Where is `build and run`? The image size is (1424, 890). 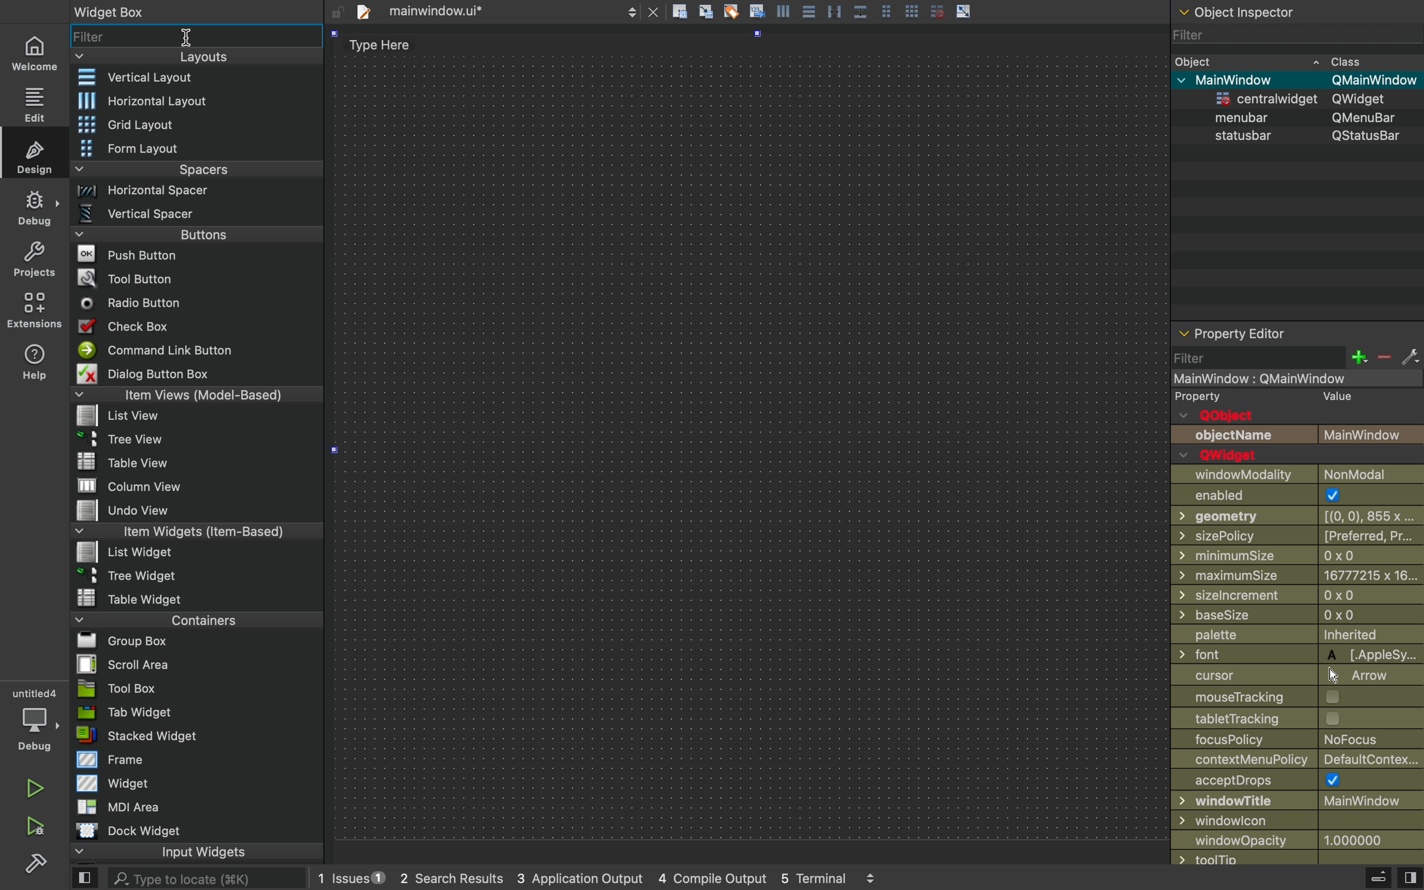 build and run is located at coordinates (34, 826).